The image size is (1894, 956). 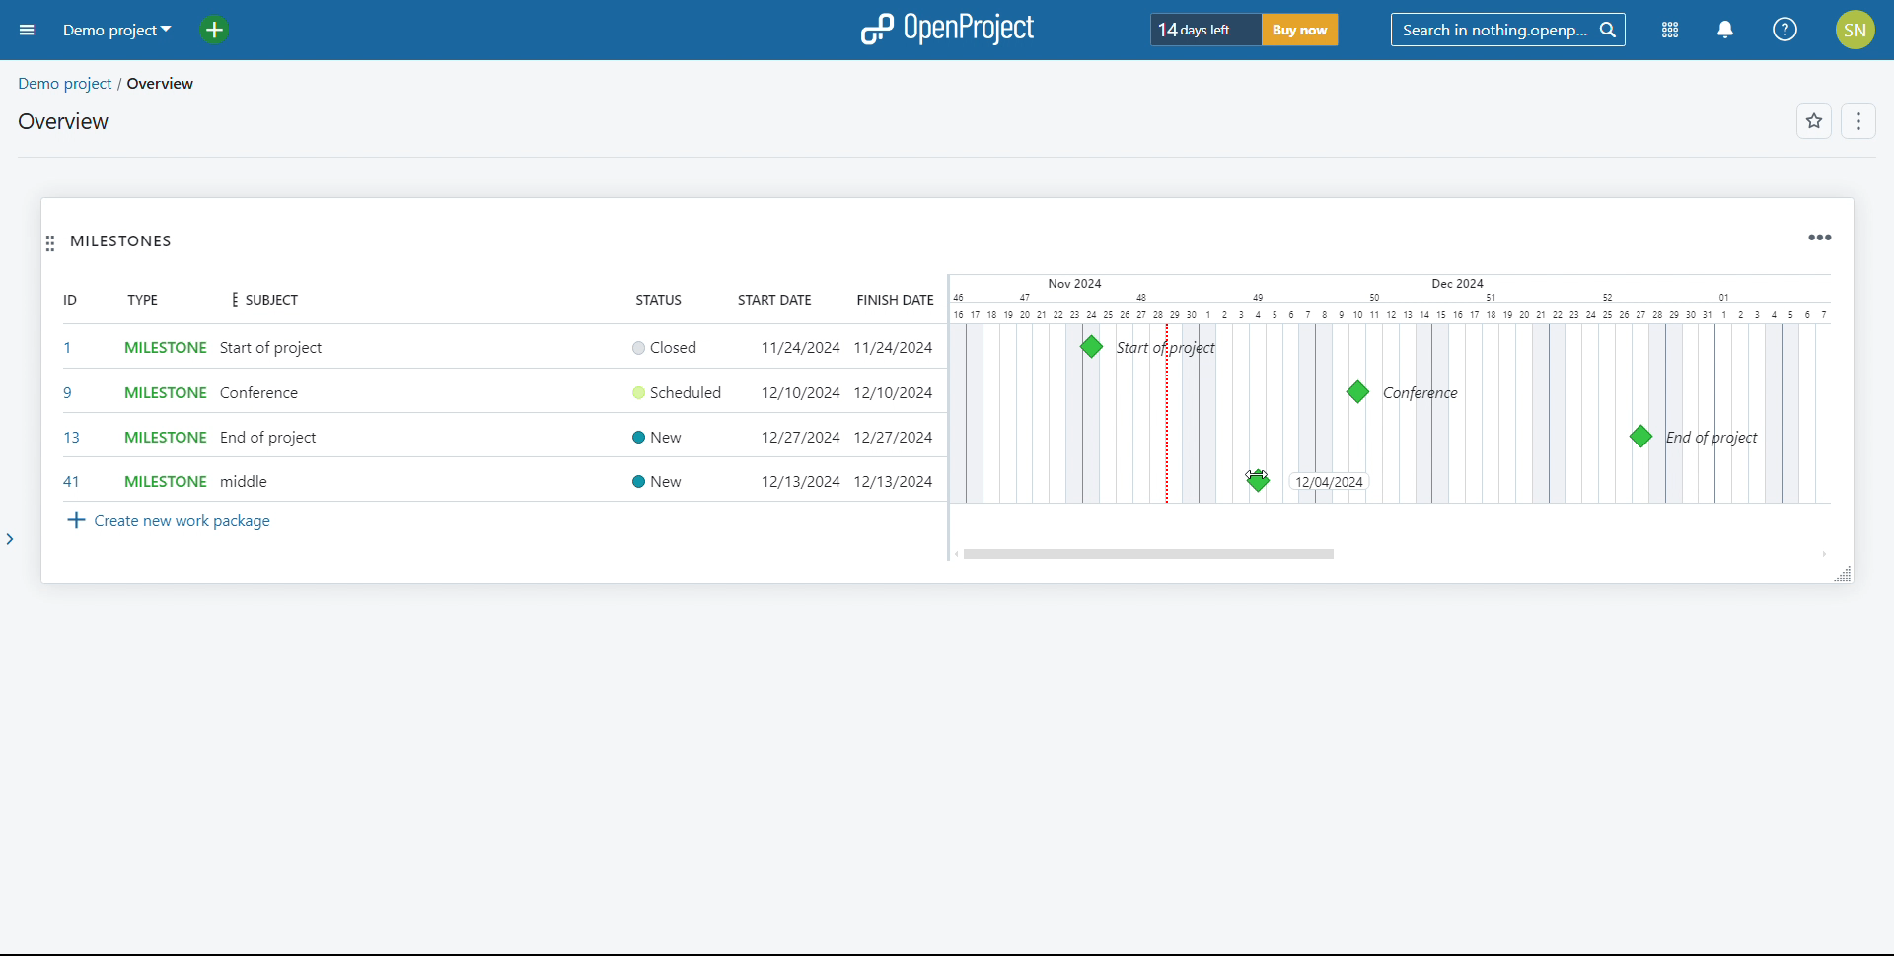 I want to click on move widget, so click(x=50, y=242).